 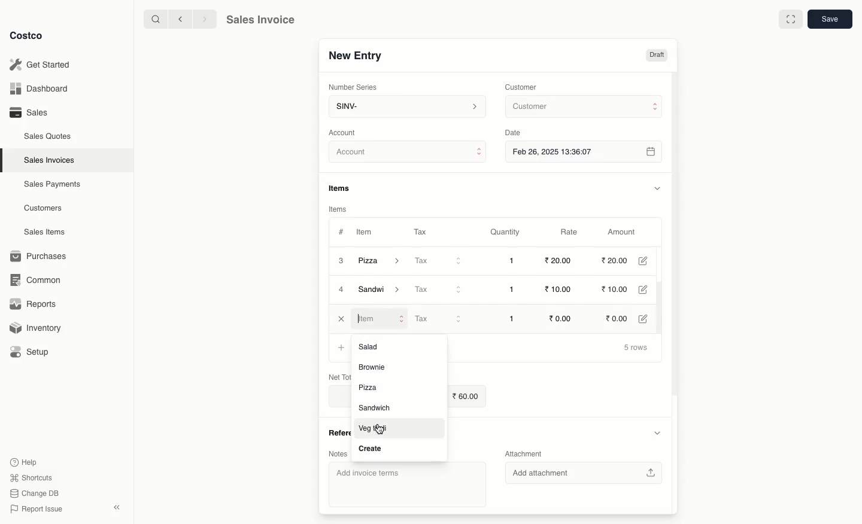 I want to click on Rate, so click(x=570, y=232).